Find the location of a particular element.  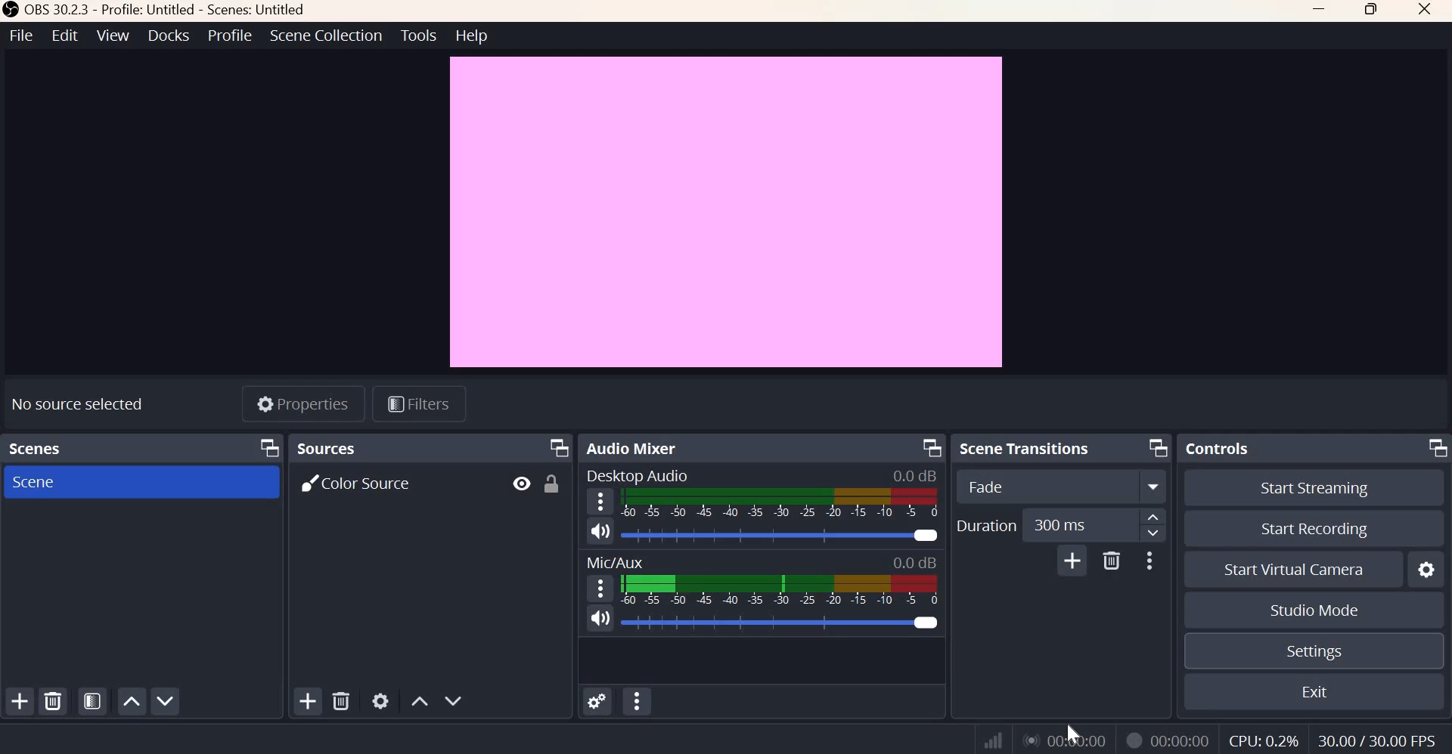

Start recording is located at coordinates (1314, 527).